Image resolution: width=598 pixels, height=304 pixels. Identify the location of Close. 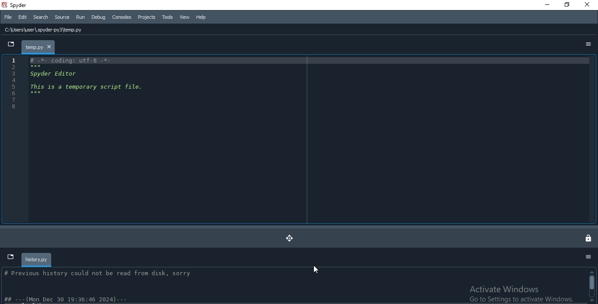
(589, 5).